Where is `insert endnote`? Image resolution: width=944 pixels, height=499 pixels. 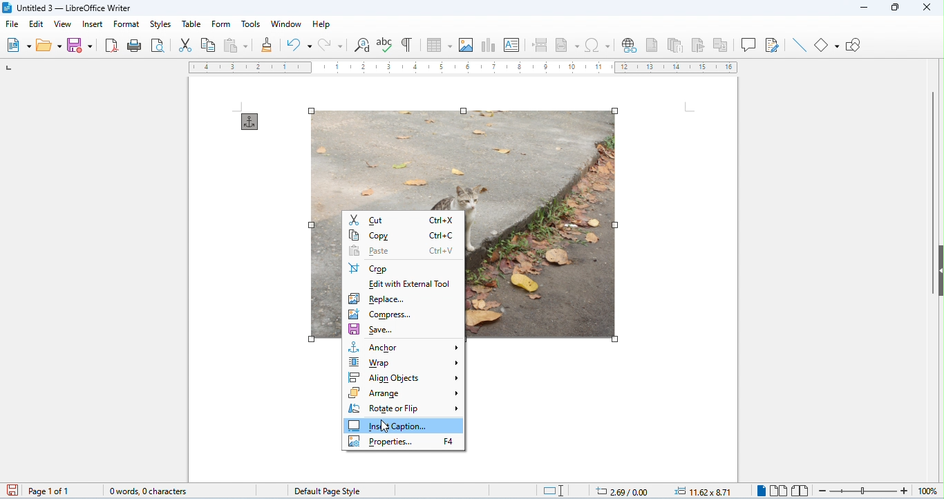
insert endnote is located at coordinates (678, 46).